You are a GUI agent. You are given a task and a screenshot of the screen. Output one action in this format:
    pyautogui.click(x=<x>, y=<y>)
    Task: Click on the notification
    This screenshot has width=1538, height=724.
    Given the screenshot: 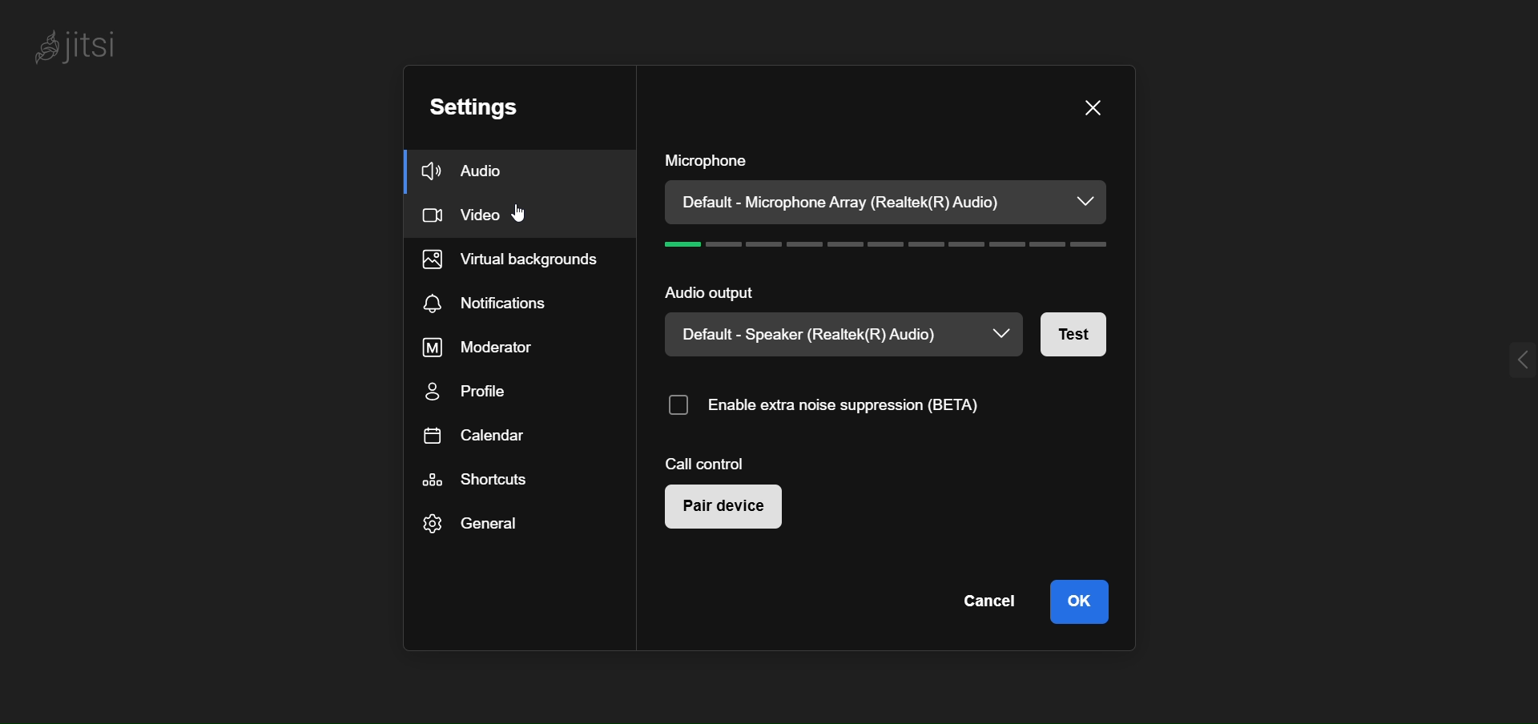 What is the action you would take?
    pyautogui.click(x=486, y=302)
    